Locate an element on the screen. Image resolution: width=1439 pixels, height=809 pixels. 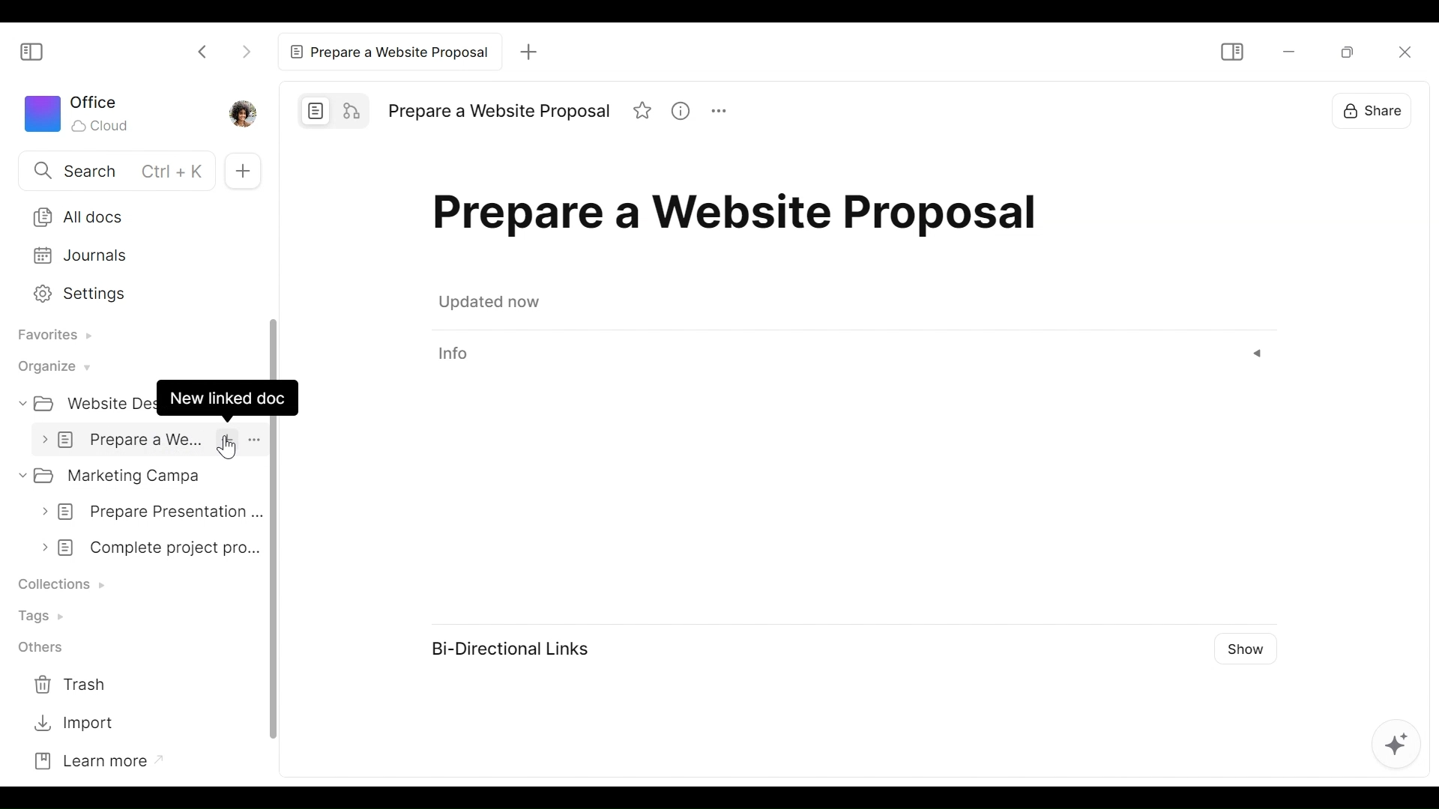
Restore is located at coordinates (1351, 51).